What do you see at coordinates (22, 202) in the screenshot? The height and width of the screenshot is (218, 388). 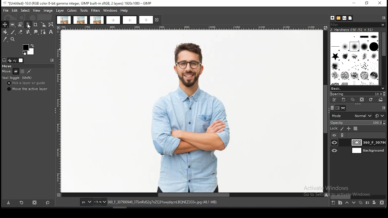 I see `restore tool preset` at bounding box center [22, 202].